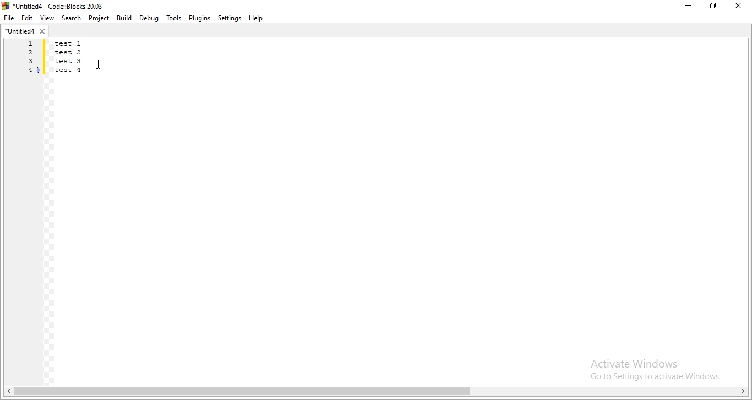  Describe the element at coordinates (70, 53) in the screenshot. I see ` test 2` at that location.